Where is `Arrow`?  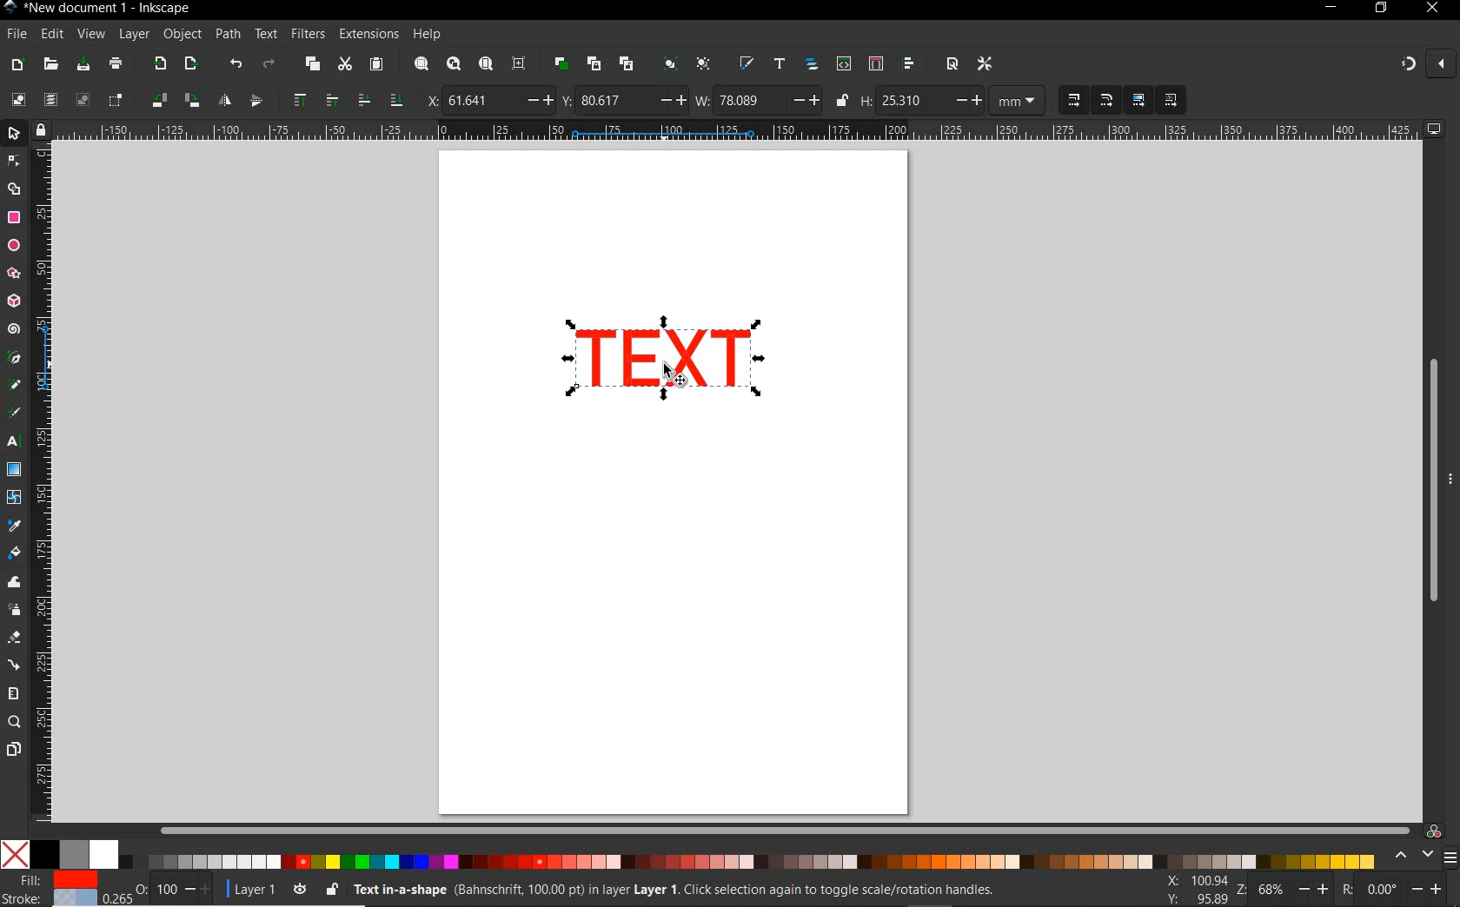 Arrow is located at coordinates (16, 175).